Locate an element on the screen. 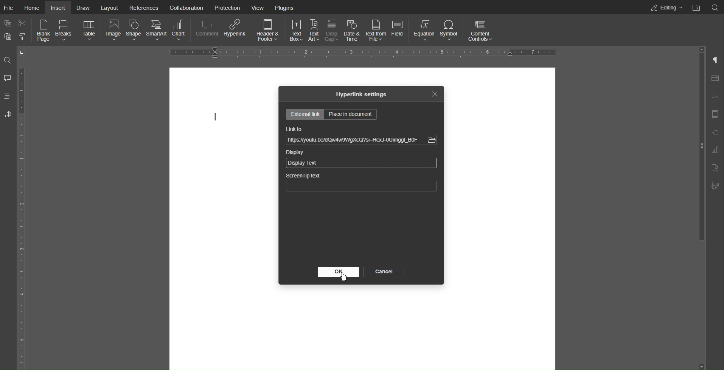 This screenshot has height=370, width=724. Draw is located at coordinates (85, 8).